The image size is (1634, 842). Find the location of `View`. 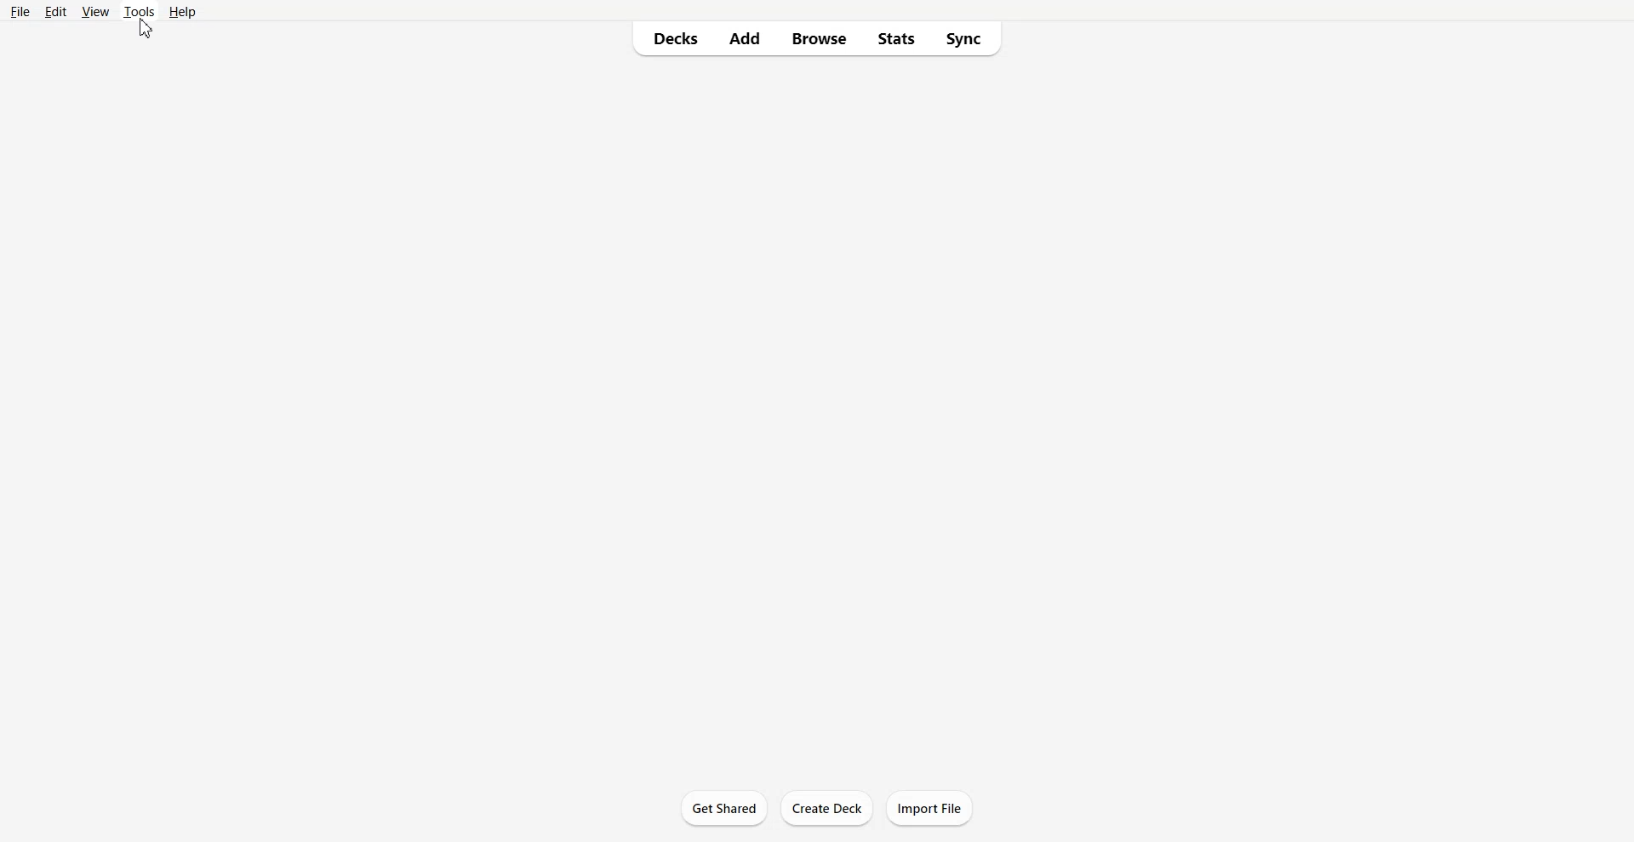

View is located at coordinates (94, 12).